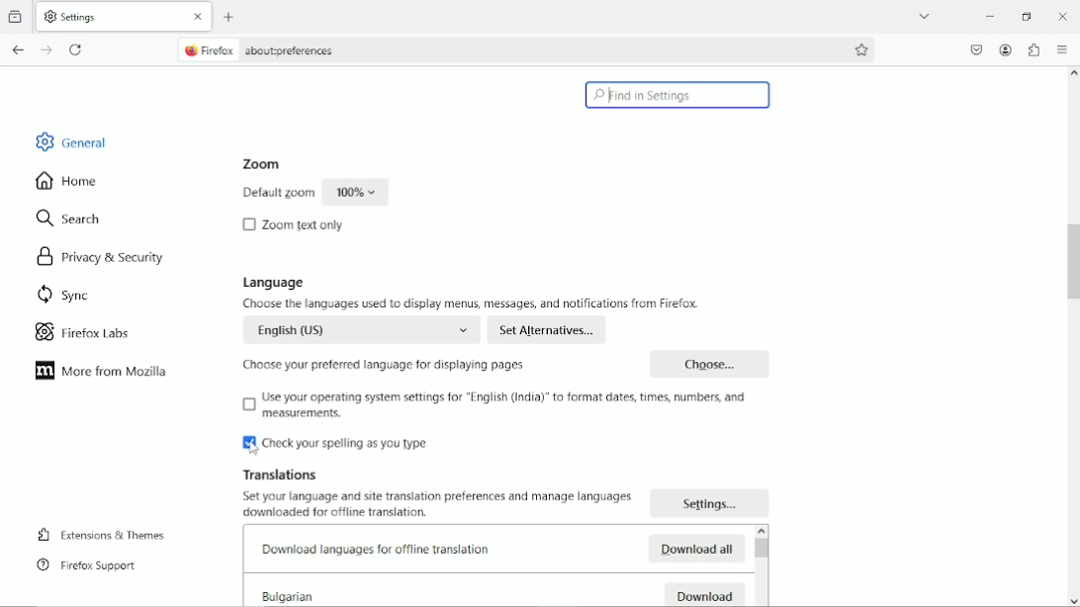  What do you see at coordinates (1062, 16) in the screenshot?
I see `Close` at bounding box center [1062, 16].